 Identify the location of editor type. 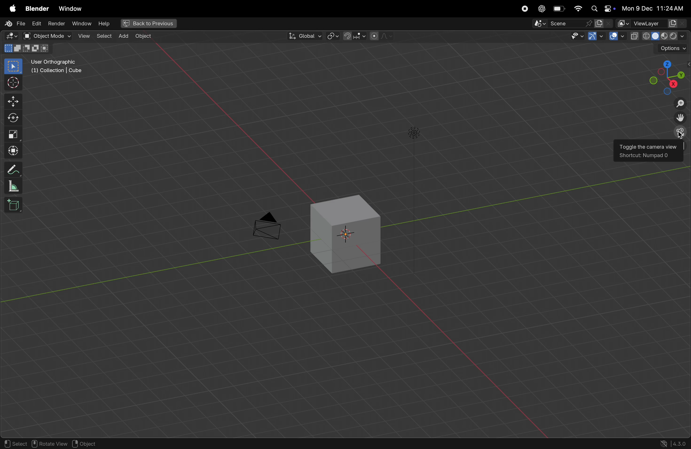
(11, 36).